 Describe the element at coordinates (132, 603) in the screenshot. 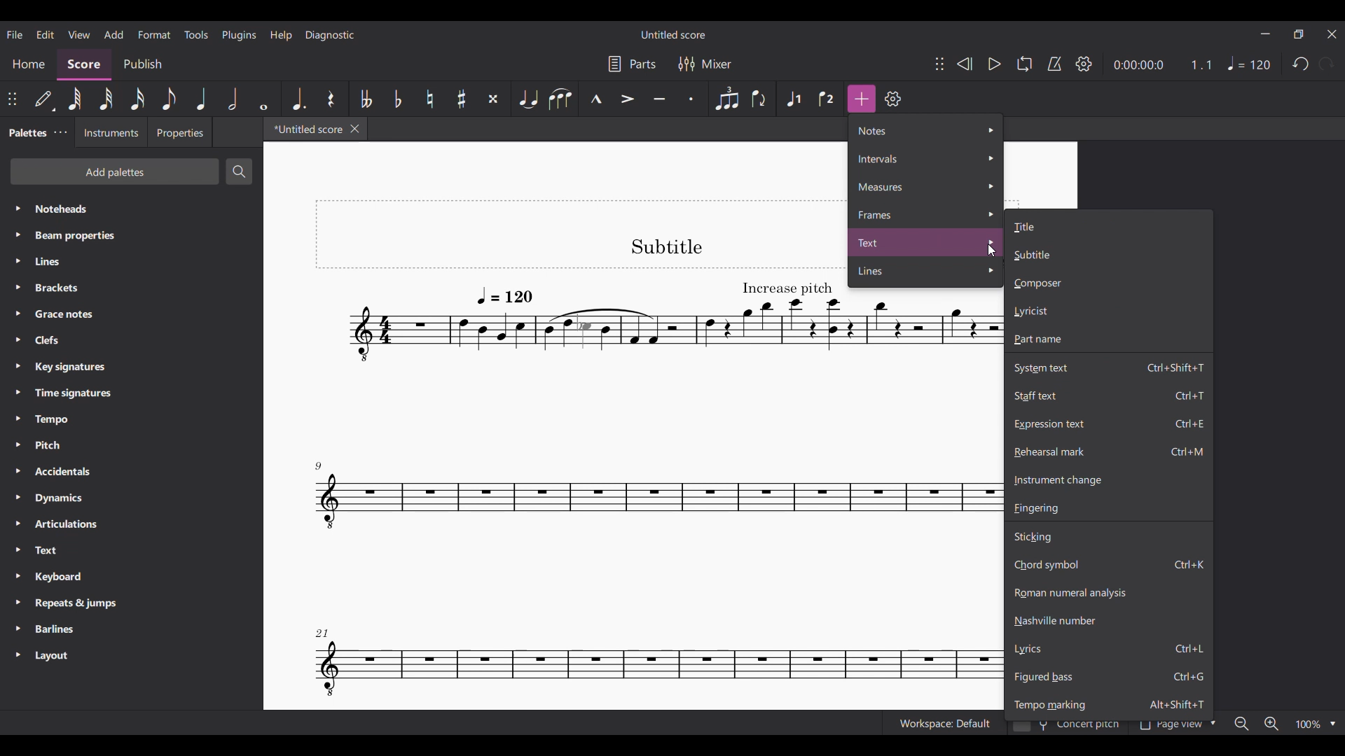

I see `Repeats & jumps` at that location.